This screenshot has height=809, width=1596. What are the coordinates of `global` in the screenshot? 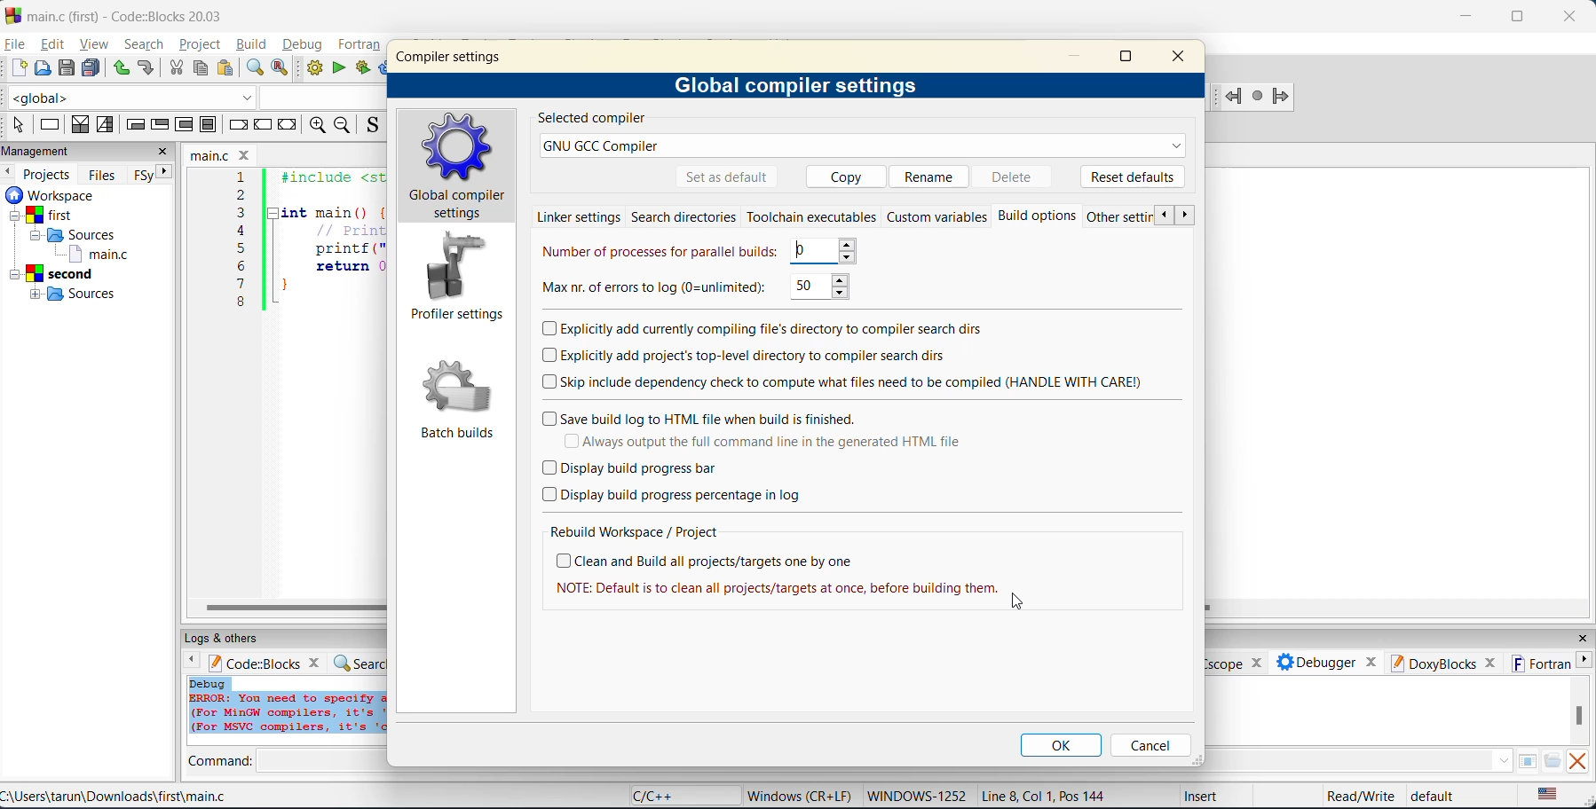 It's located at (133, 98).